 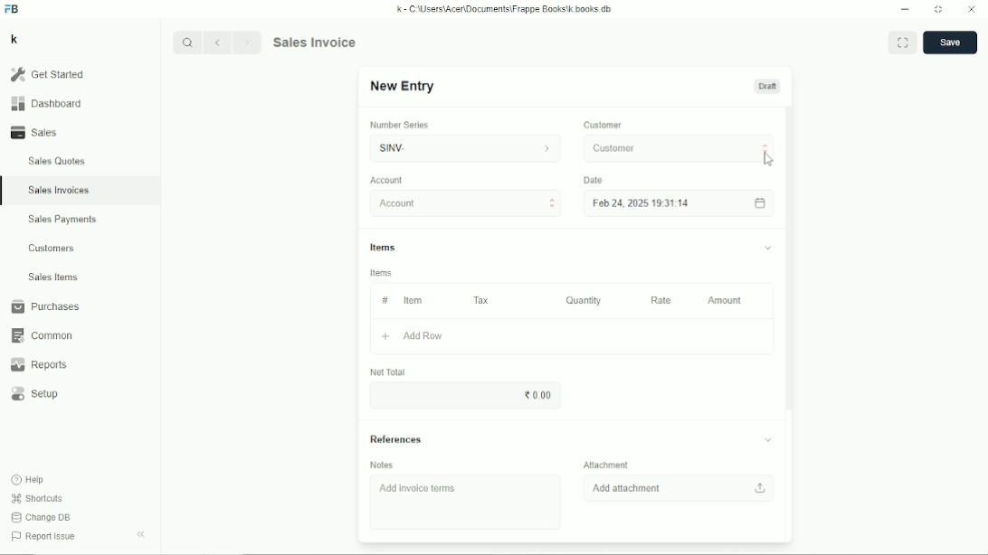 What do you see at coordinates (467, 203) in the screenshot?
I see `Account` at bounding box center [467, 203].